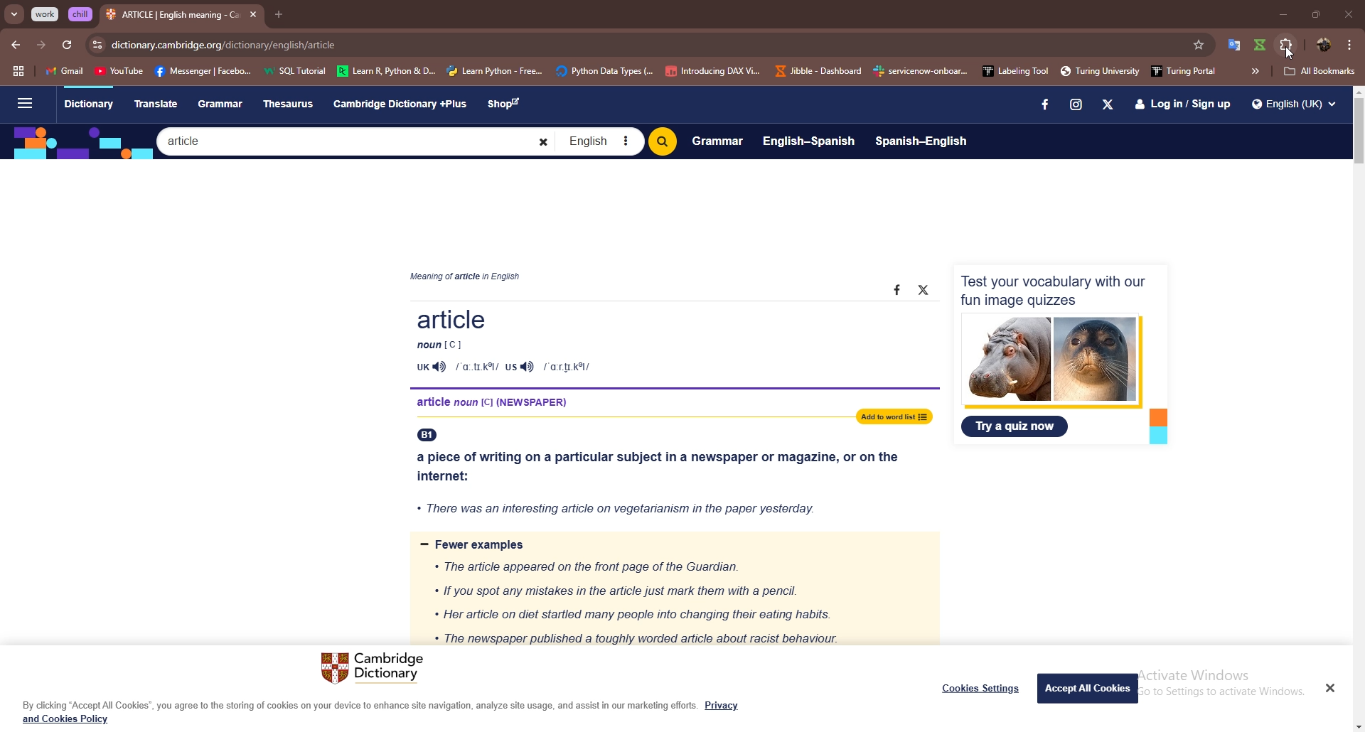 This screenshot has width=1365, height=732. I want to click on = Fewer examples
« The article appeared on the front page of the Guardian.
« If you spot any mistakes in the article just mark them with a pencil.
* Her article on diet startled many people into changing their eating habits.
« The newspaper published a toughly worded article about racist behaviour., so click(670, 590).